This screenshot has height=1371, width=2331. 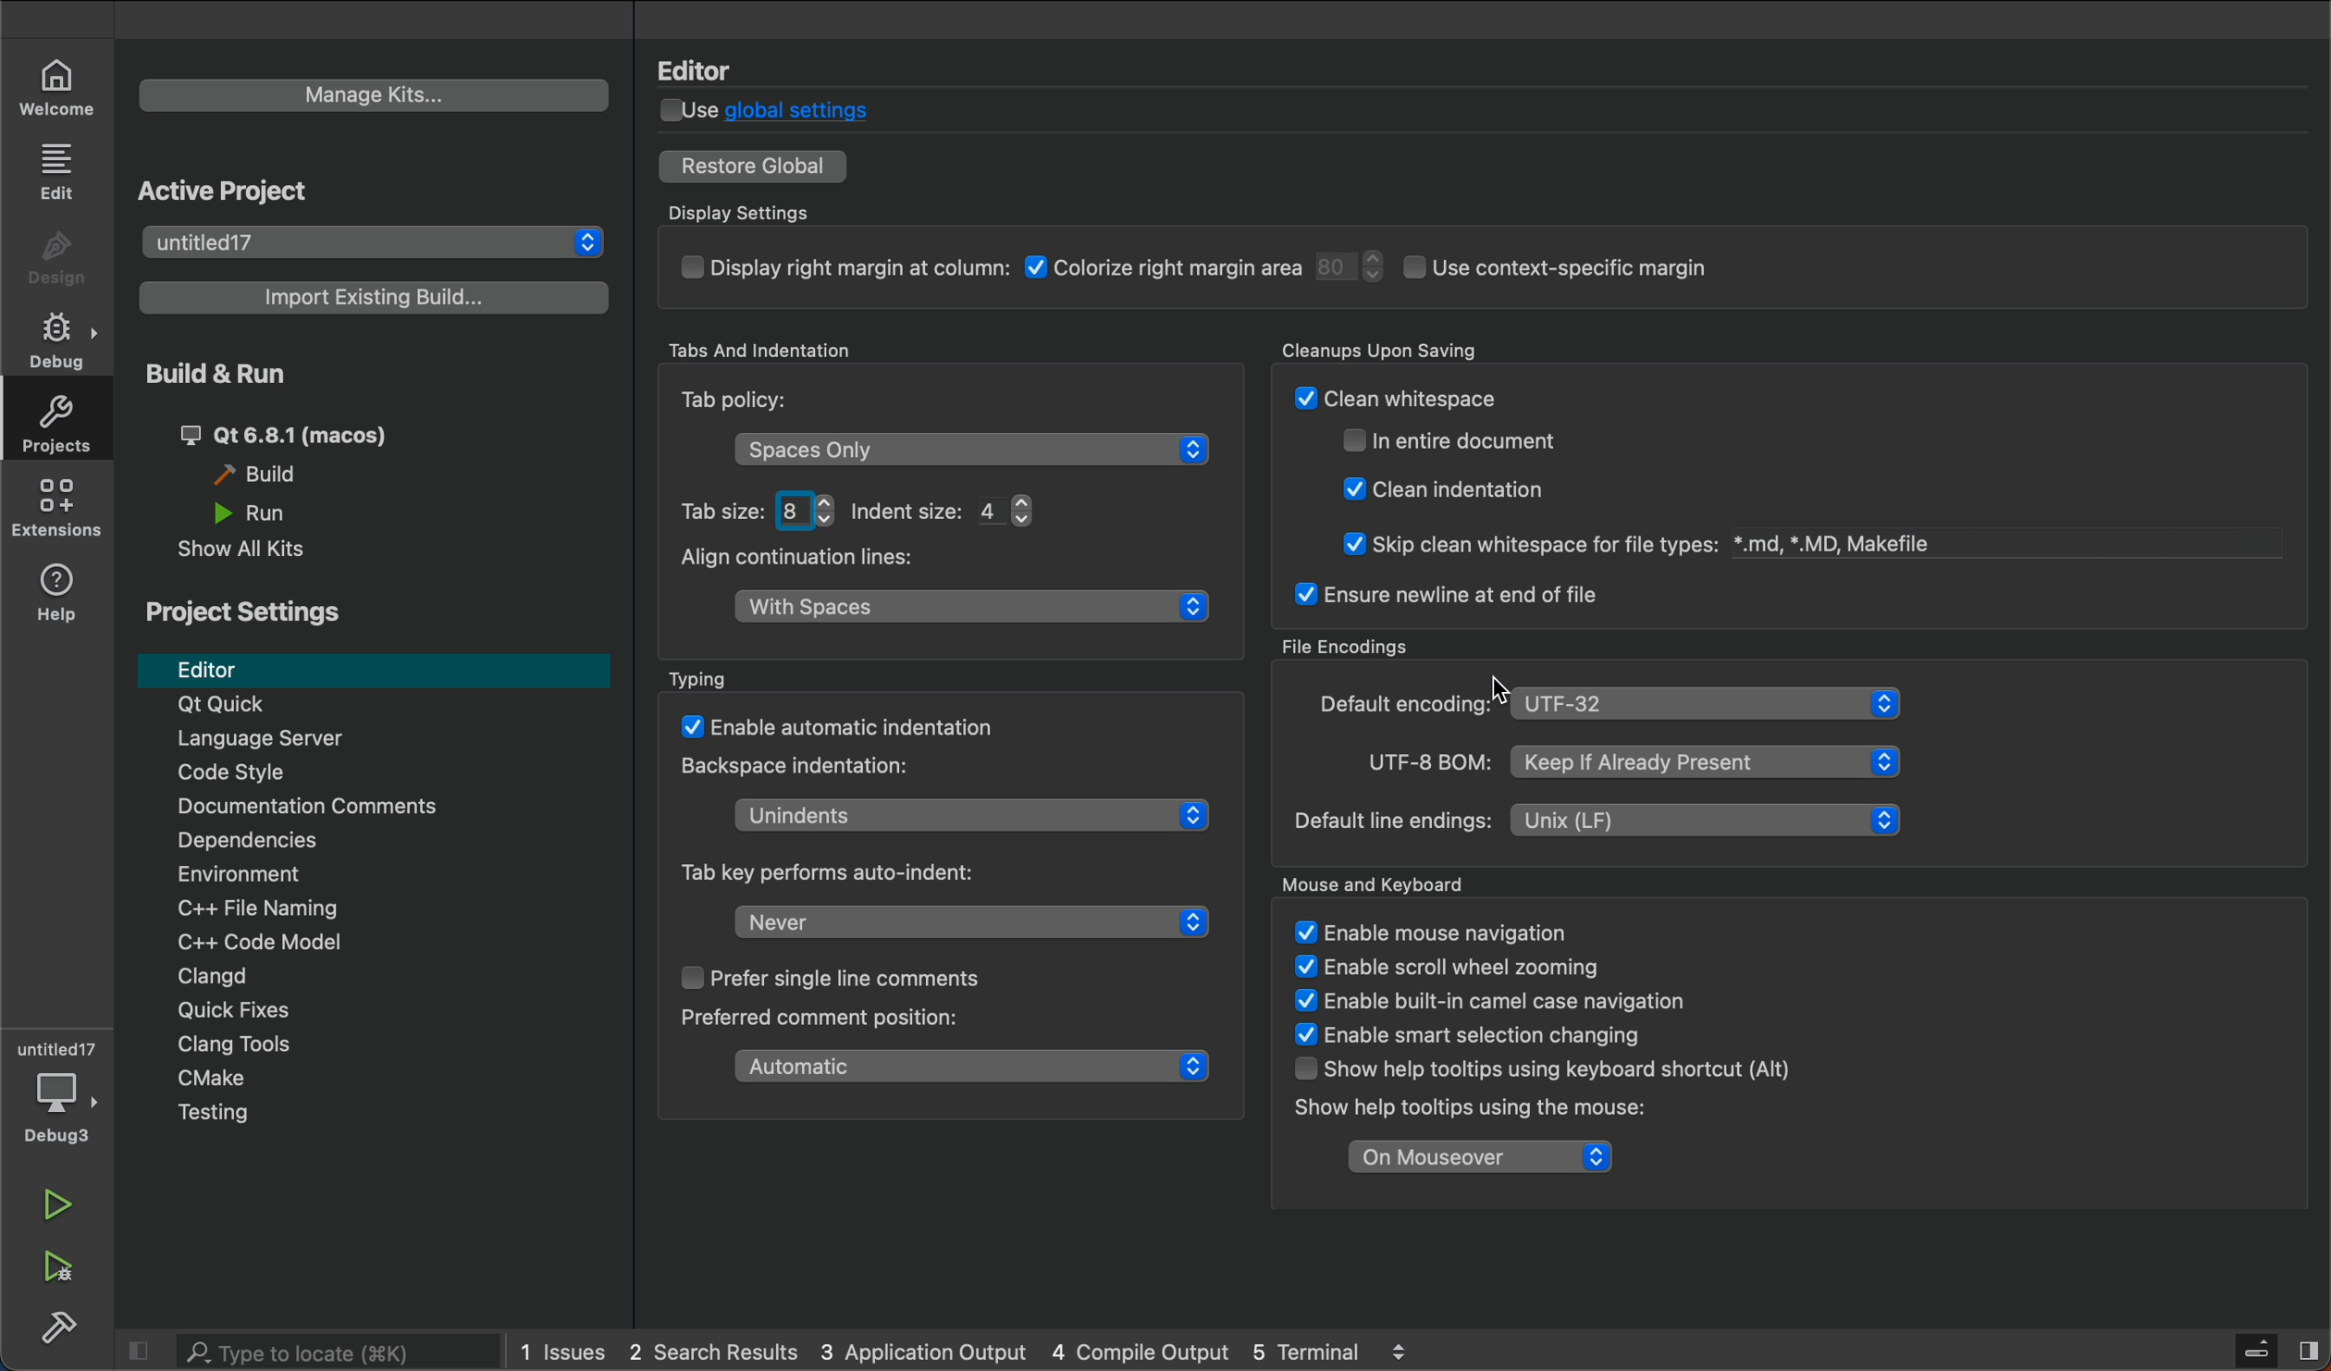 I want to click on single line, so click(x=858, y=980).